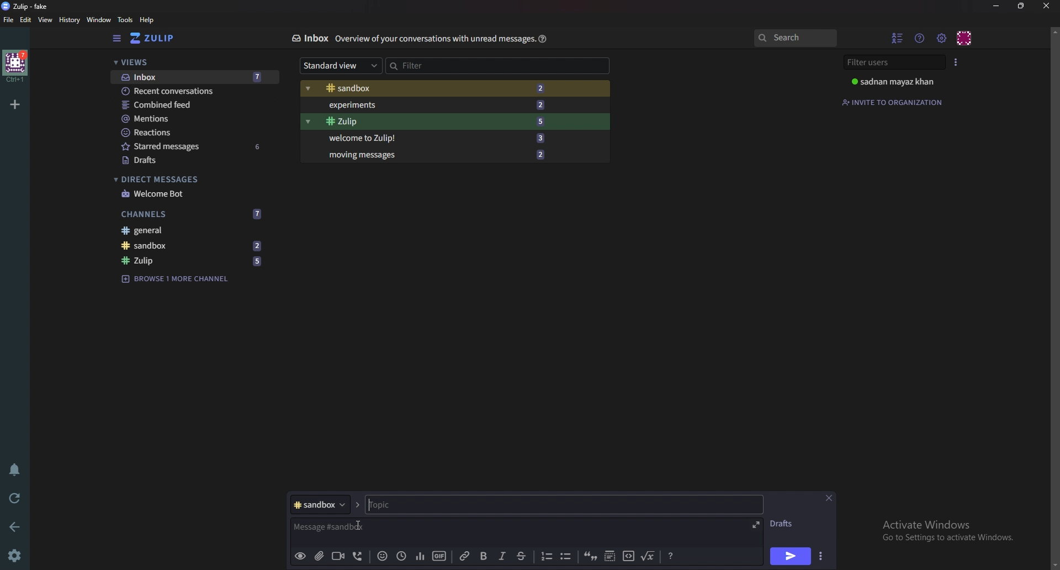 The image size is (1060, 570). Describe the element at coordinates (439, 556) in the screenshot. I see `gif` at that location.